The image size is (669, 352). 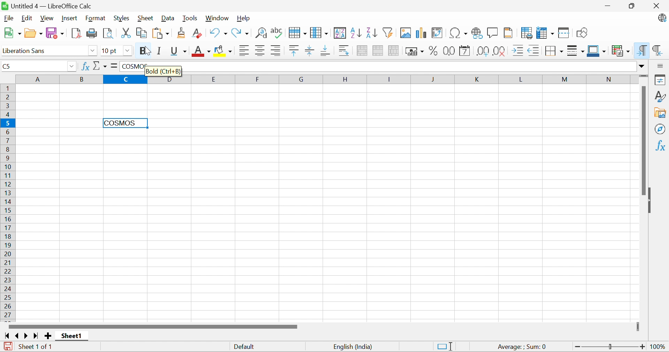 I want to click on Scroll To Previous Sheet, so click(x=17, y=336).